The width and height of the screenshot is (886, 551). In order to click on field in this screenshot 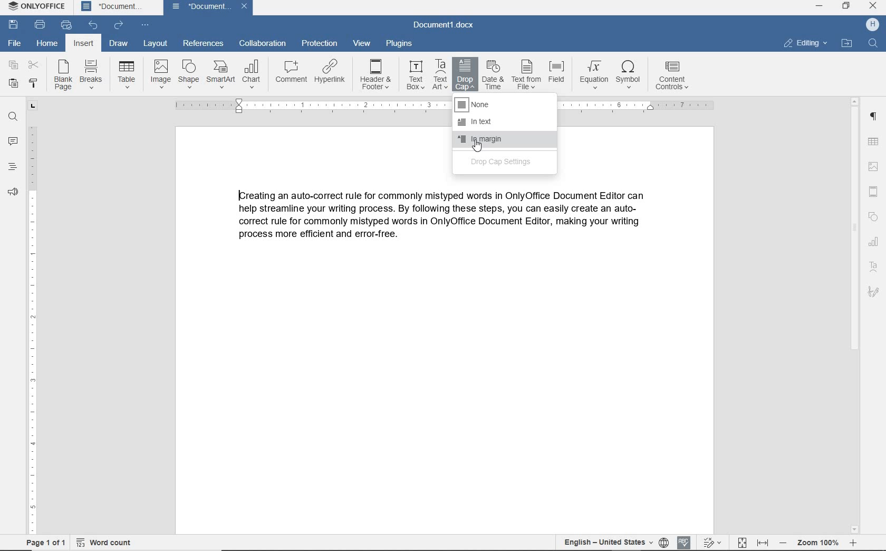, I will do `click(558, 75)`.